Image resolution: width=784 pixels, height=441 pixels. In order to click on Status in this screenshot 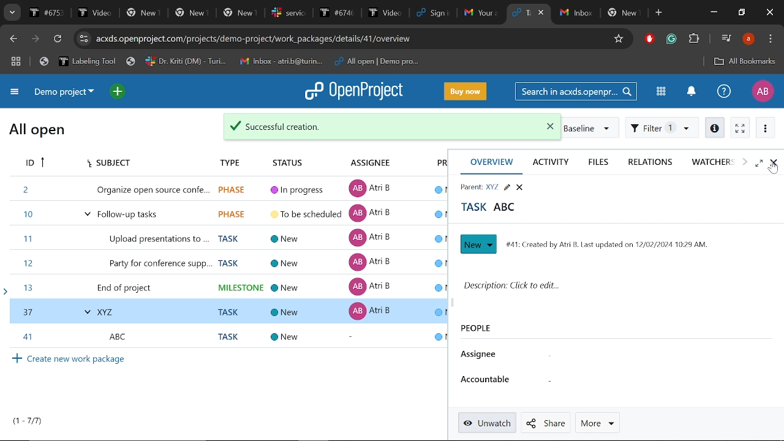, I will do `click(293, 160)`.